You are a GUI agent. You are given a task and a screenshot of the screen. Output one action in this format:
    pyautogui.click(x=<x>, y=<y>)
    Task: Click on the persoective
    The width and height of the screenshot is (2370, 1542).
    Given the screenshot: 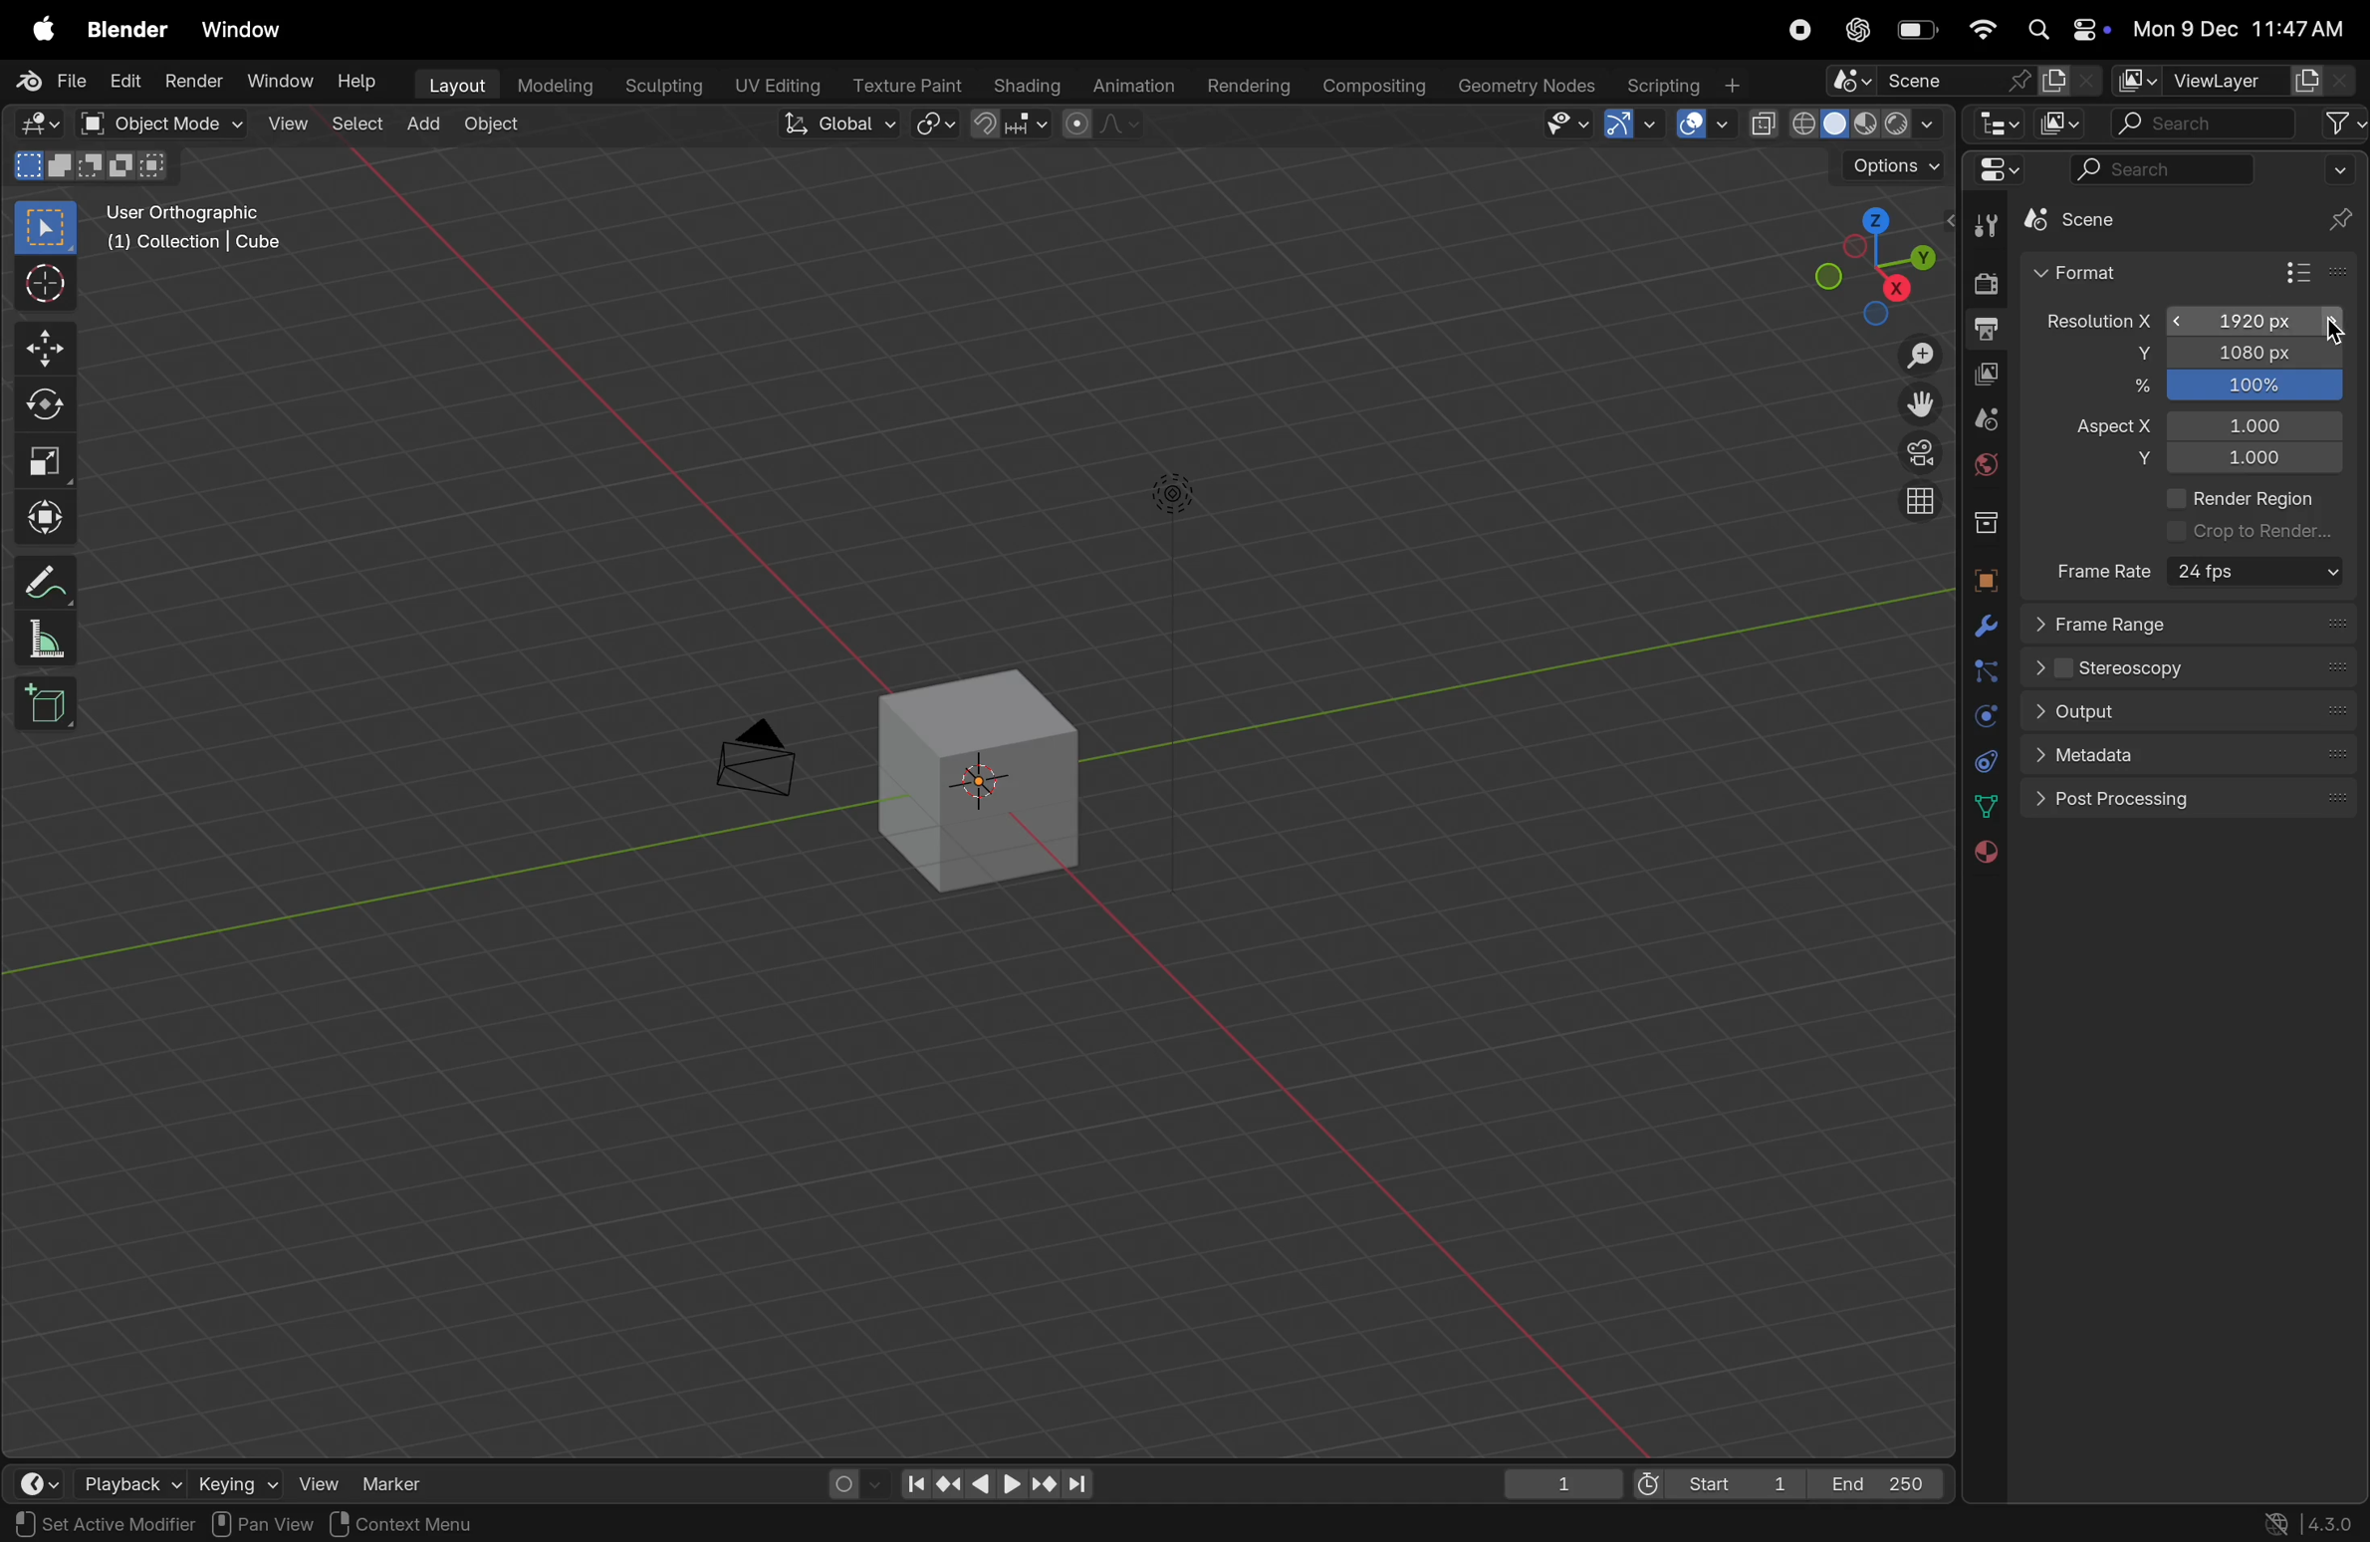 What is the action you would take?
    pyautogui.click(x=1913, y=452)
    